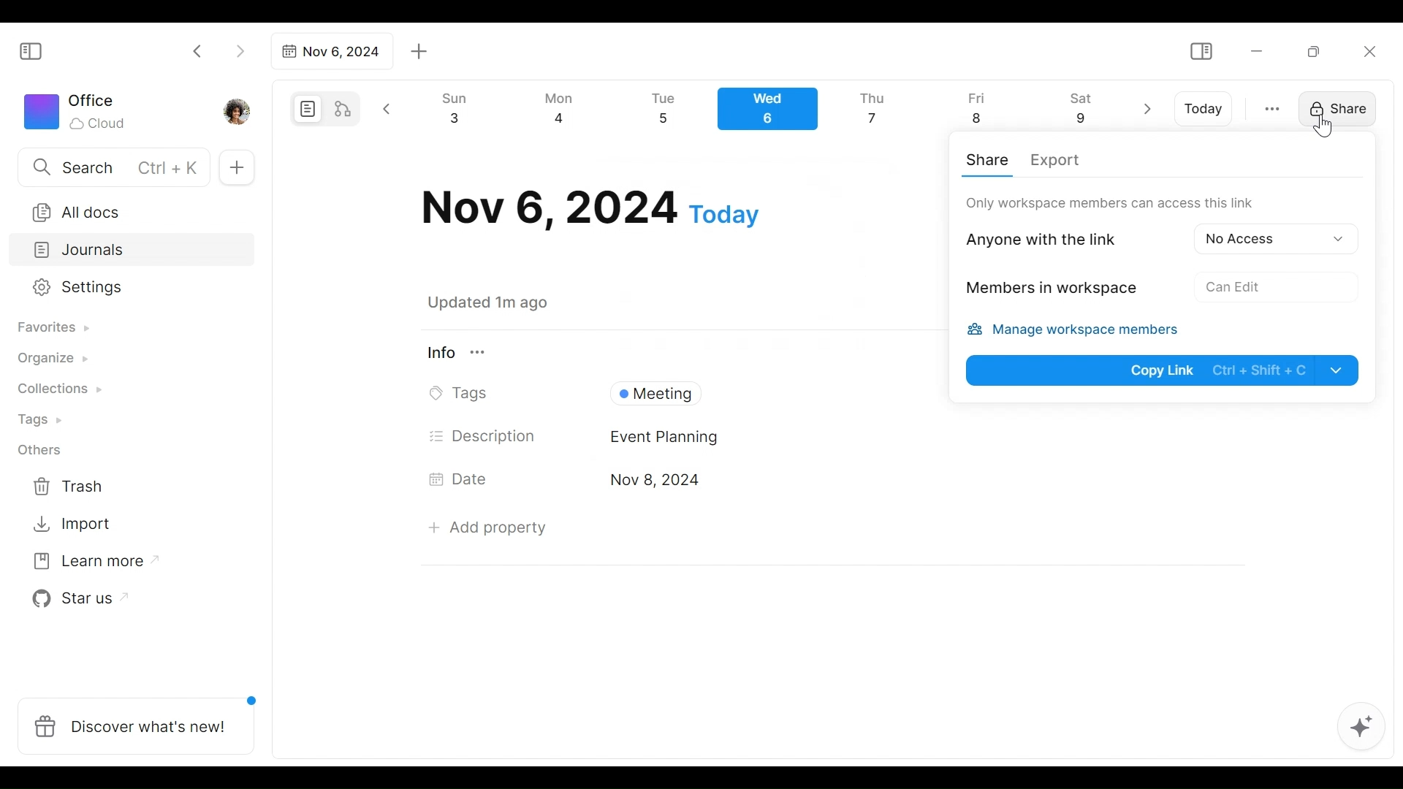 Image resolution: width=1403 pixels, height=789 pixels. I want to click on Organize, so click(51, 359).